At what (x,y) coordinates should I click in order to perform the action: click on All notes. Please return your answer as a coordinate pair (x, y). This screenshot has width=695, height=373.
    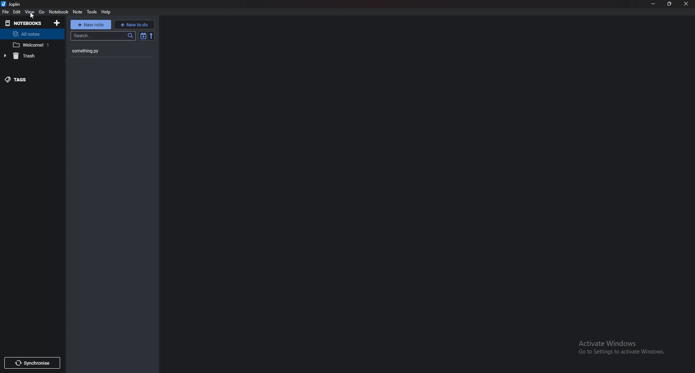
    Looking at the image, I should click on (31, 34).